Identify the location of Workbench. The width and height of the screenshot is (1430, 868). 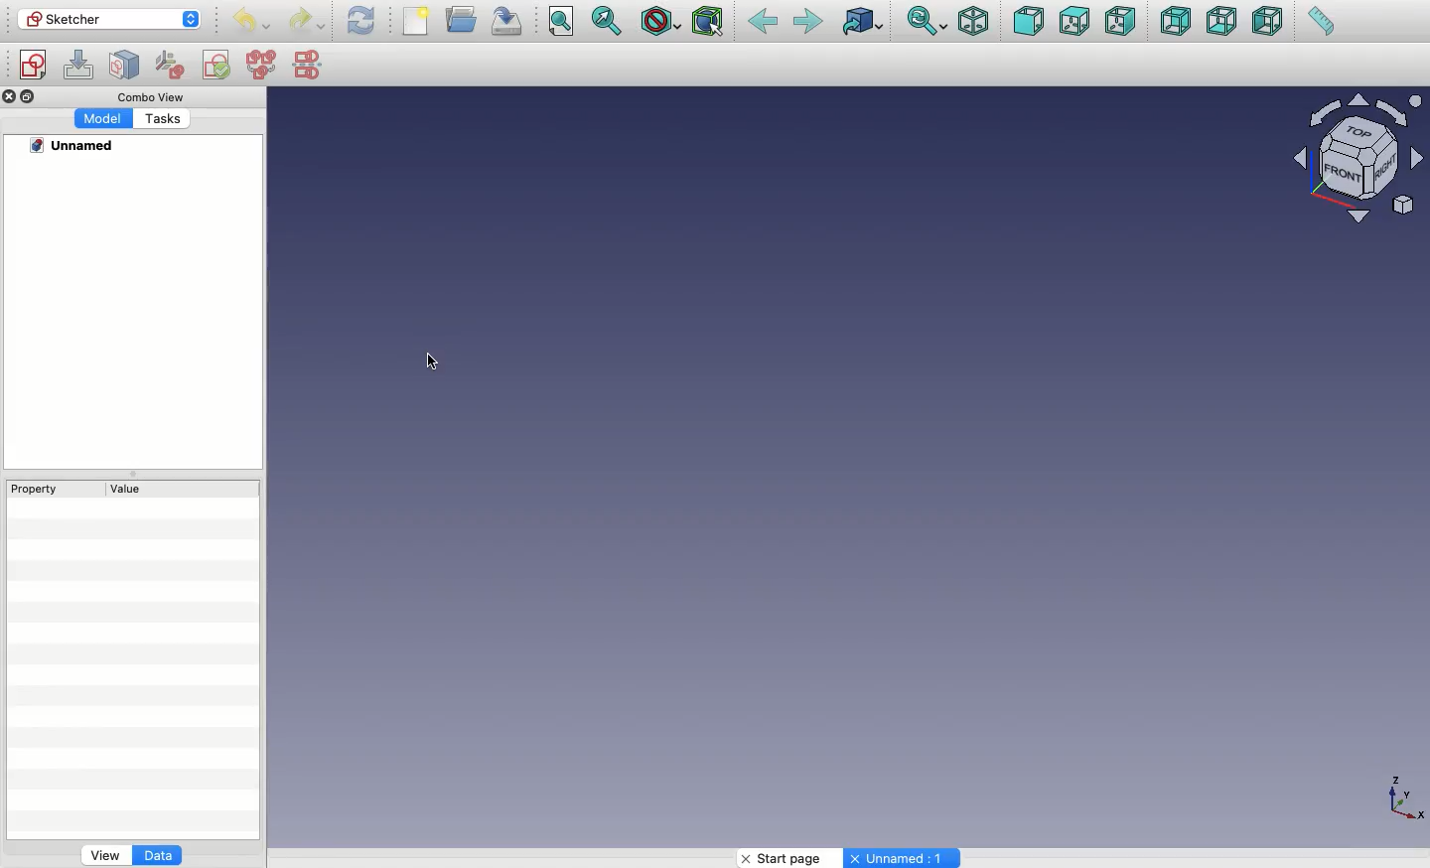
(110, 20).